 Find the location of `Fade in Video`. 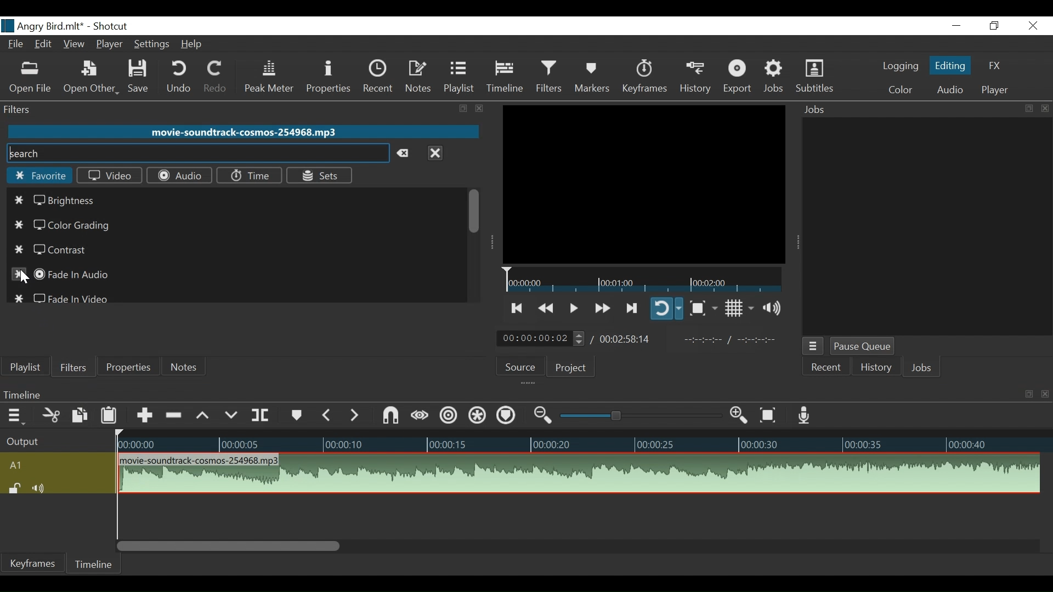

Fade in Video is located at coordinates (67, 296).